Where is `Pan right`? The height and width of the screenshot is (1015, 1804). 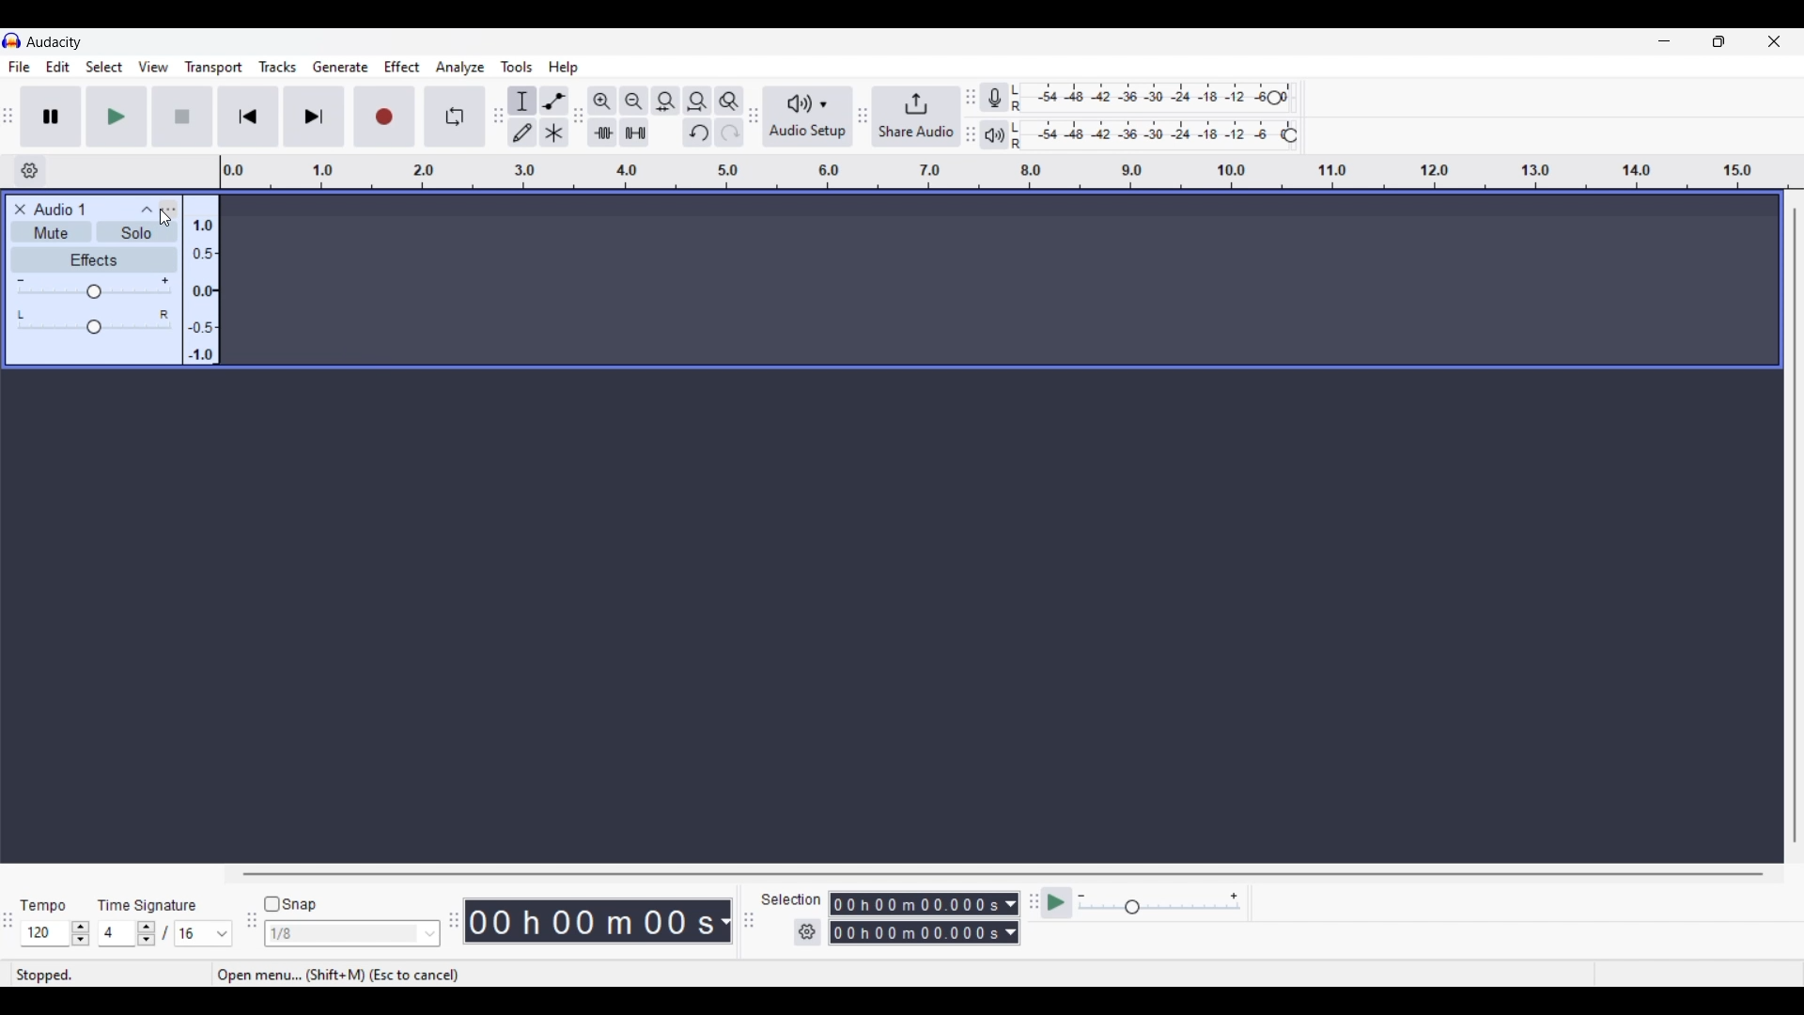
Pan right is located at coordinates (163, 314).